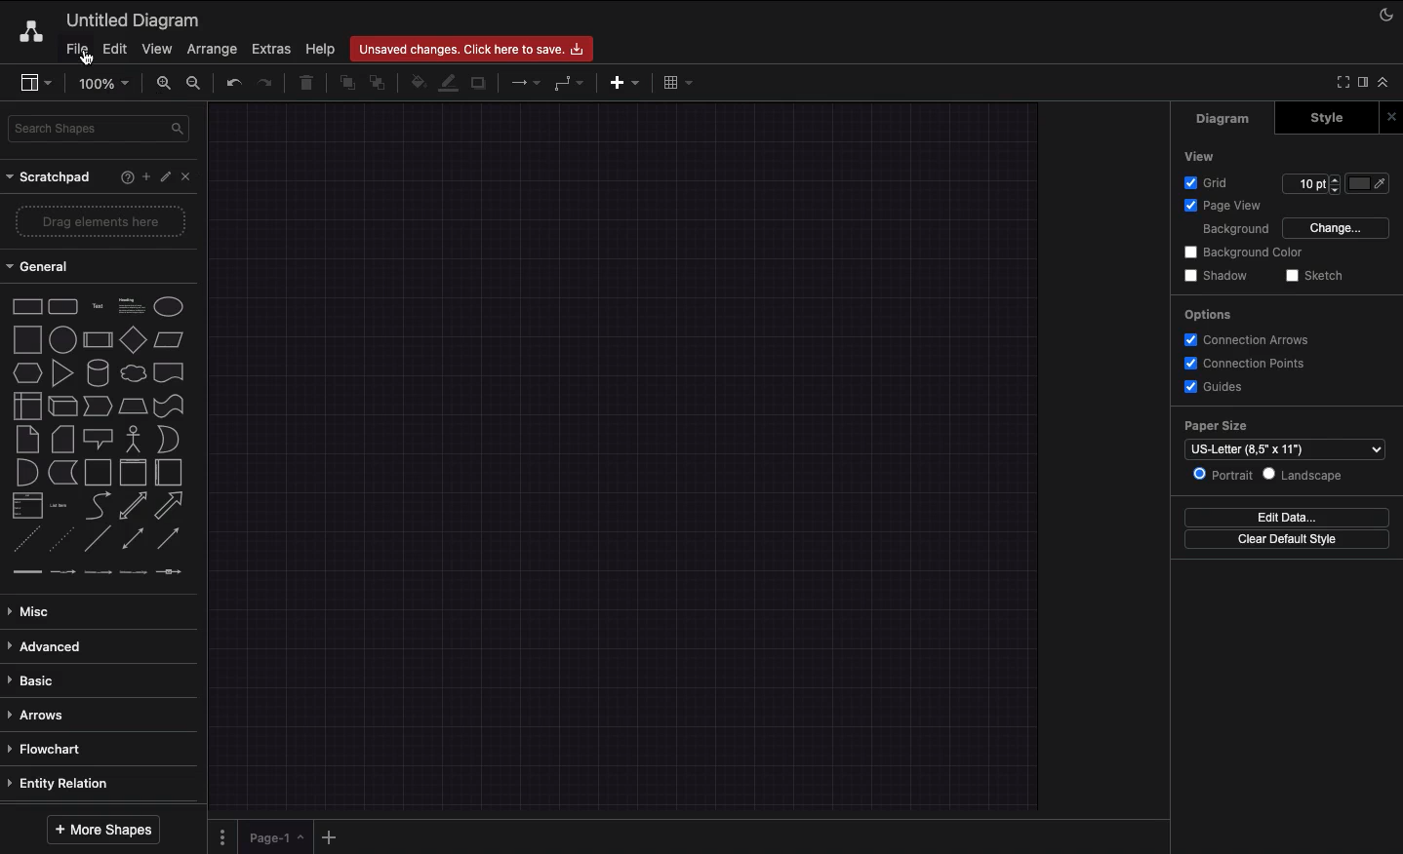 The width and height of the screenshot is (1403, 854). I want to click on Tape, so click(172, 405).